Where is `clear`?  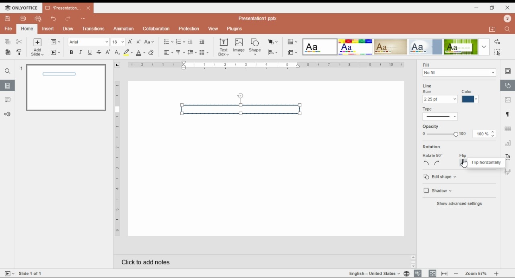
clear is located at coordinates (153, 52).